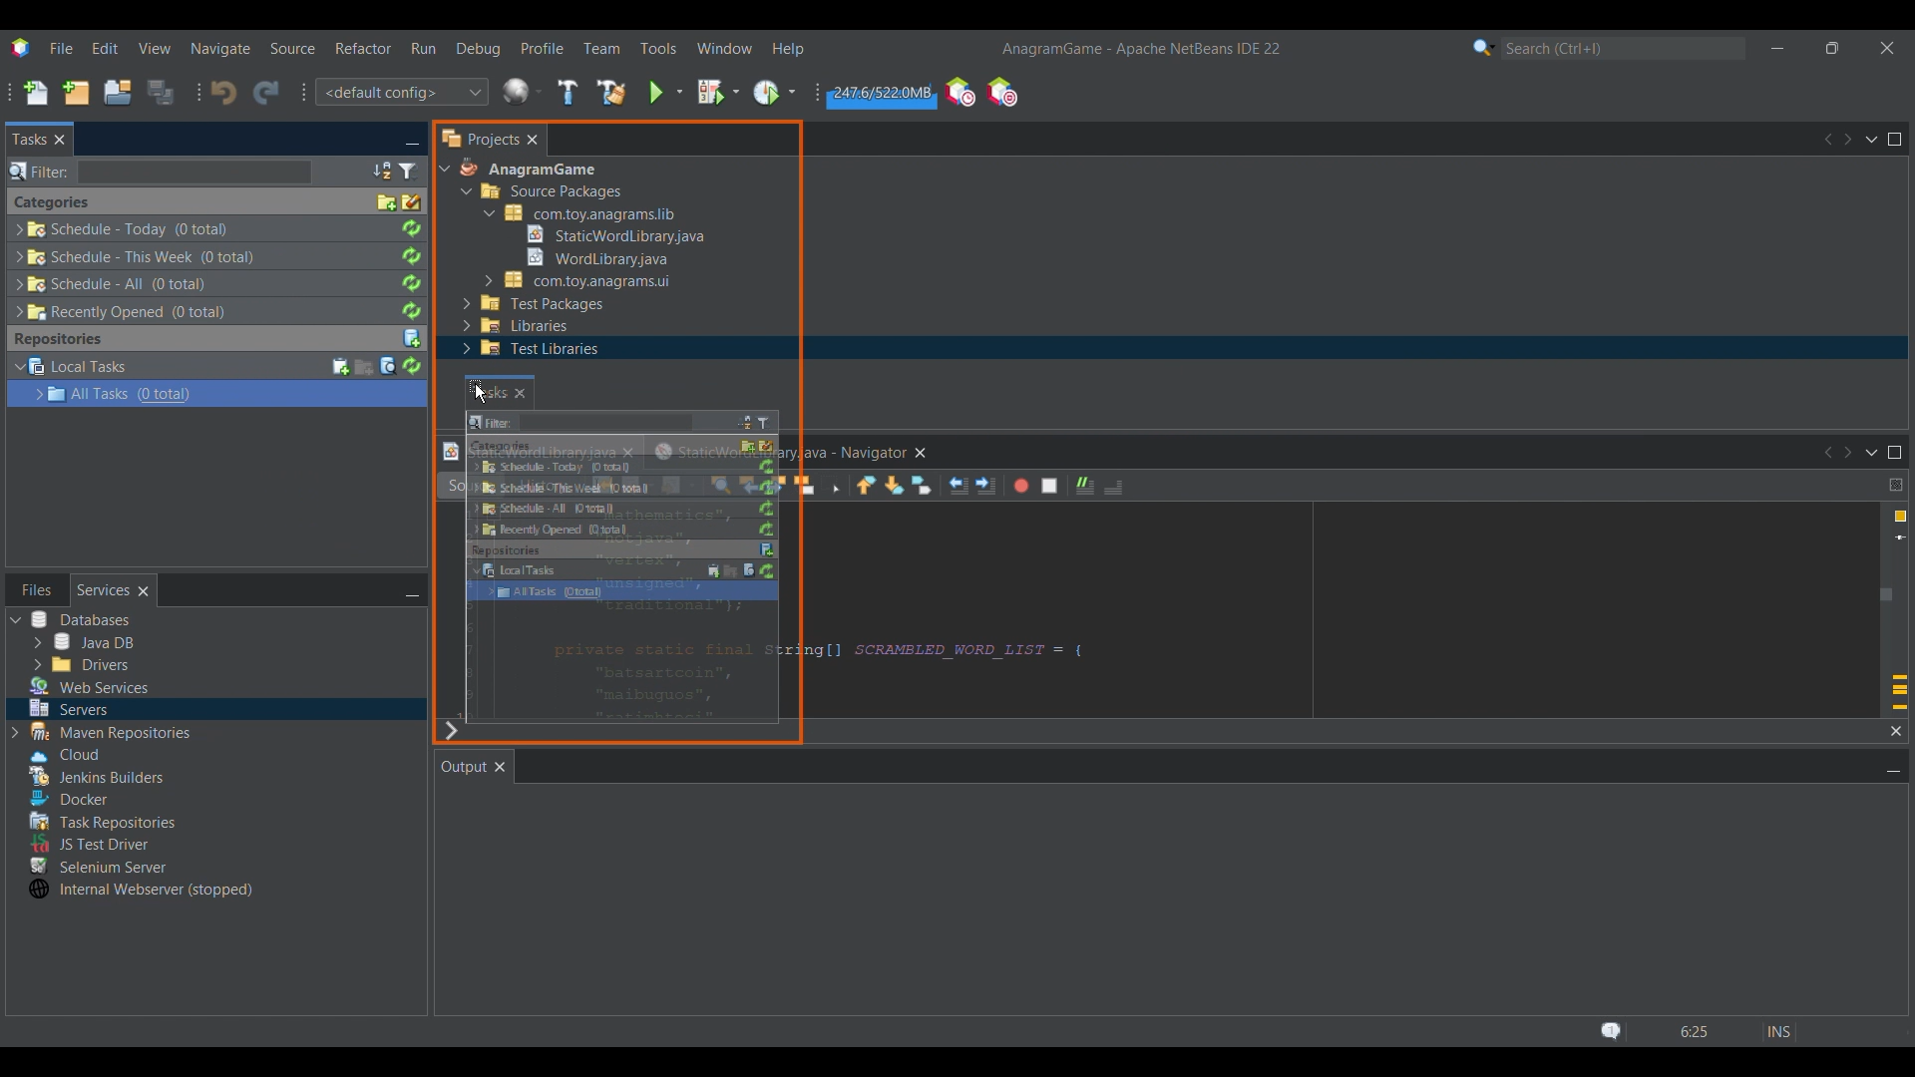 This screenshot has height=1077, width=1915. I want to click on Run main project, so click(665, 93).